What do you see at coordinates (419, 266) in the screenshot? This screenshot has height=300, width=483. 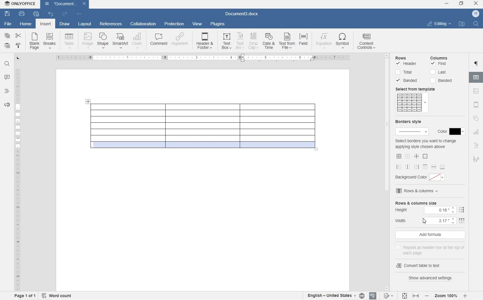 I see `convert table to text` at bounding box center [419, 266].